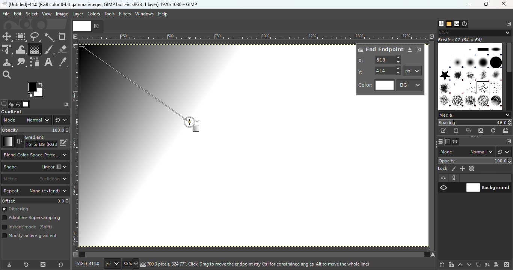  Describe the element at coordinates (35, 191) in the screenshot. I see `Repeat` at that location.